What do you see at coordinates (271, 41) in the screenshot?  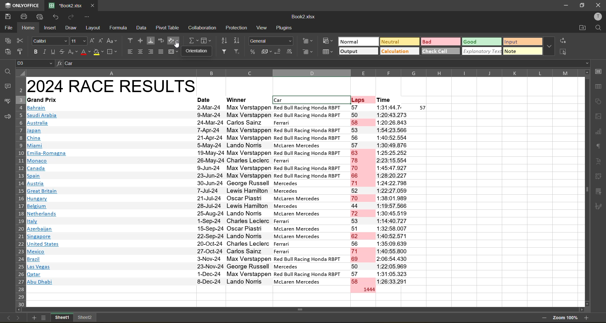 I see `number format` at bounding box center [271, 41].